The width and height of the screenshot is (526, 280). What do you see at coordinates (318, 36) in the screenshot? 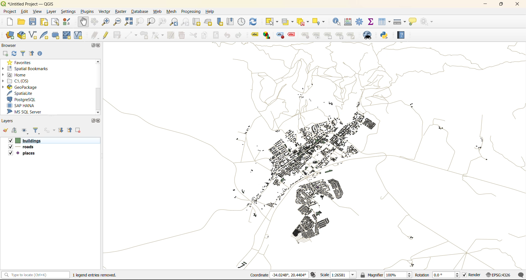
I see `Preview` at bounding box center [318, 36].